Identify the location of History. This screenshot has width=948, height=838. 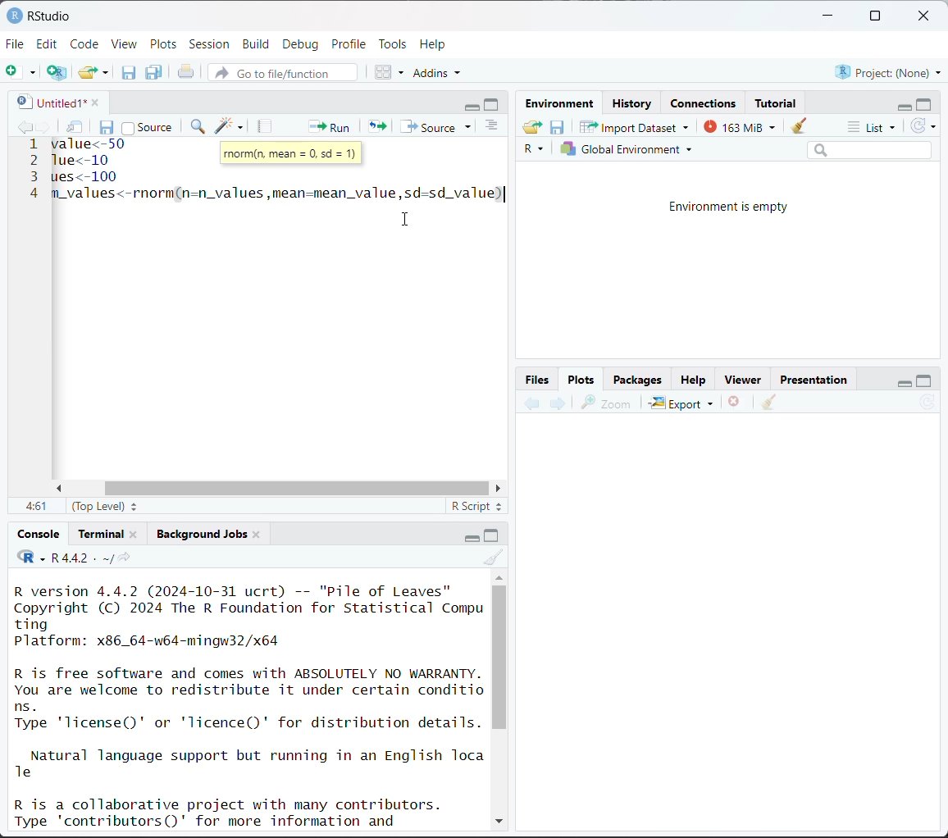
(633, 103).